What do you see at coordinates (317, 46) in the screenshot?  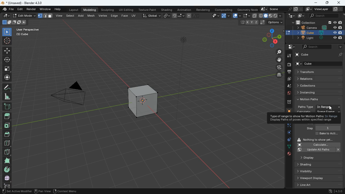 I see `search` at bounding box center [317, 46].